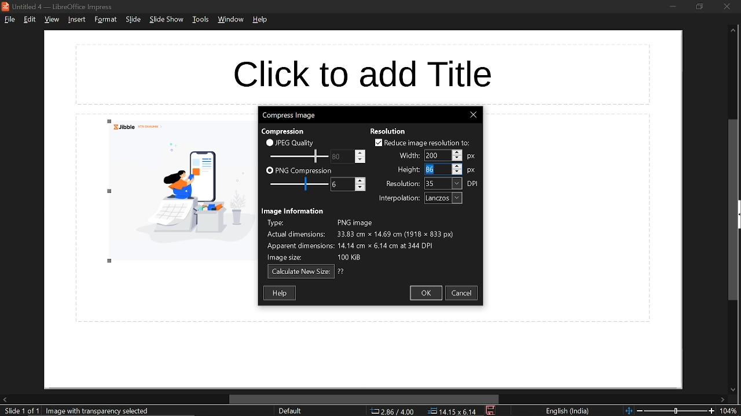 Image resolution: width=741 pixels, height=416 pixels. What do you see at coordinates (362, 74) in the screenshot?
I see `space for title` at bounding box center [362, 74].